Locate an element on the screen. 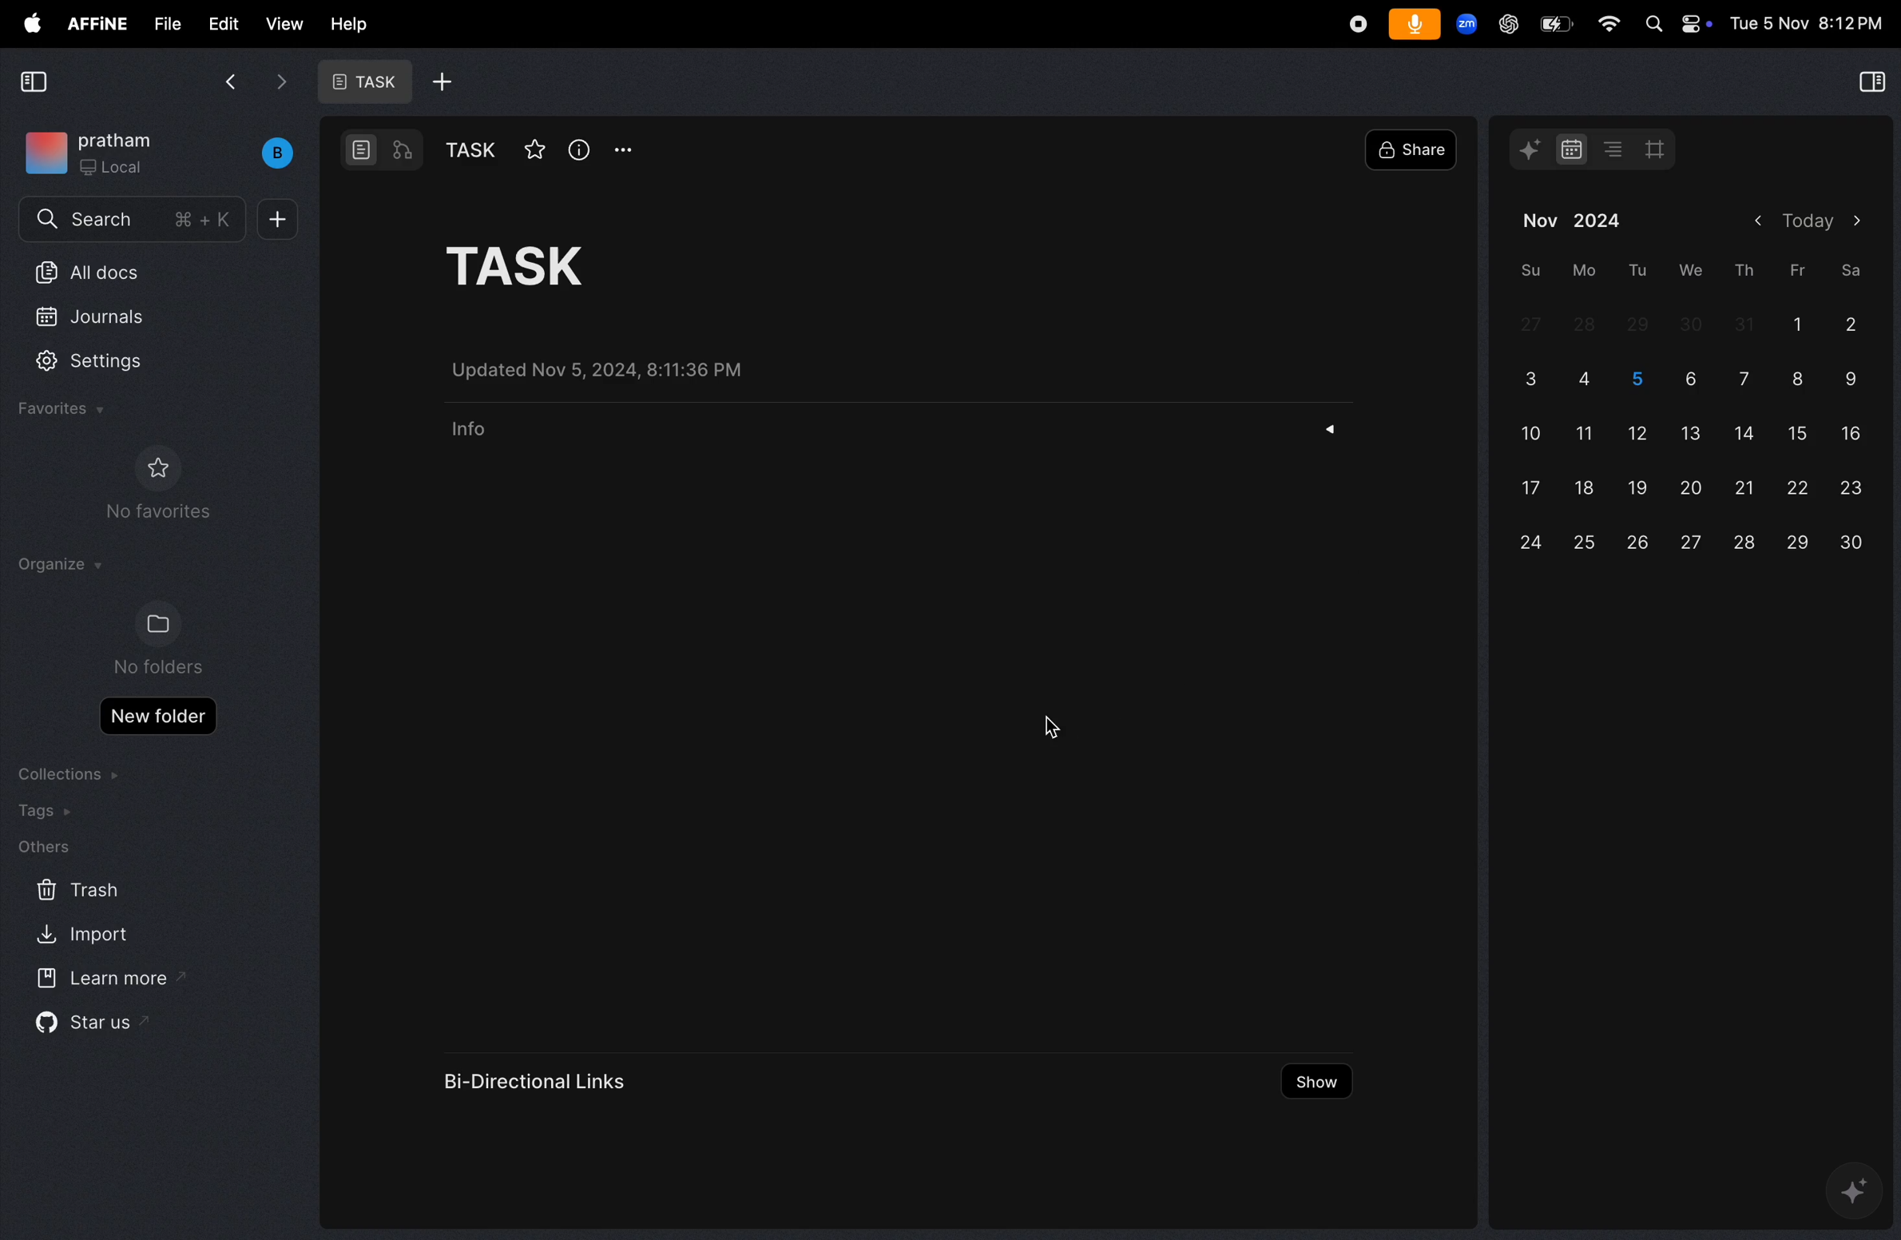 The height and width of the screenshot is (1240, 1901). opyions is located at coordinates (624, 149).